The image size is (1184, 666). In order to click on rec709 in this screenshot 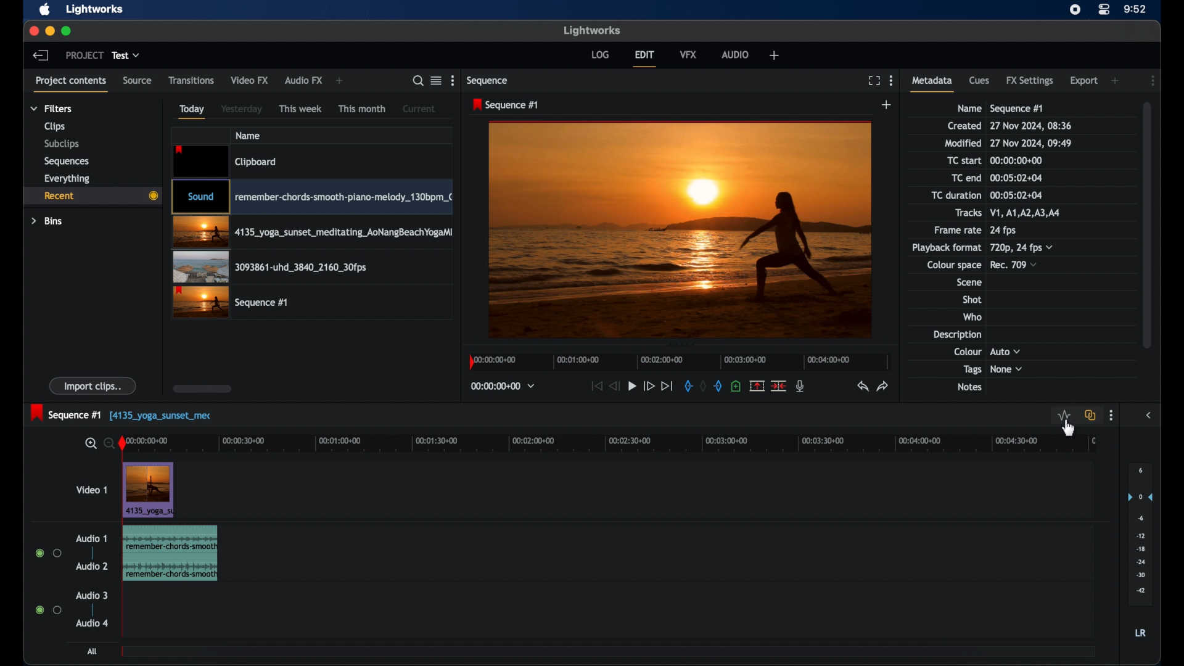, I will do `click(1014, 265)`.